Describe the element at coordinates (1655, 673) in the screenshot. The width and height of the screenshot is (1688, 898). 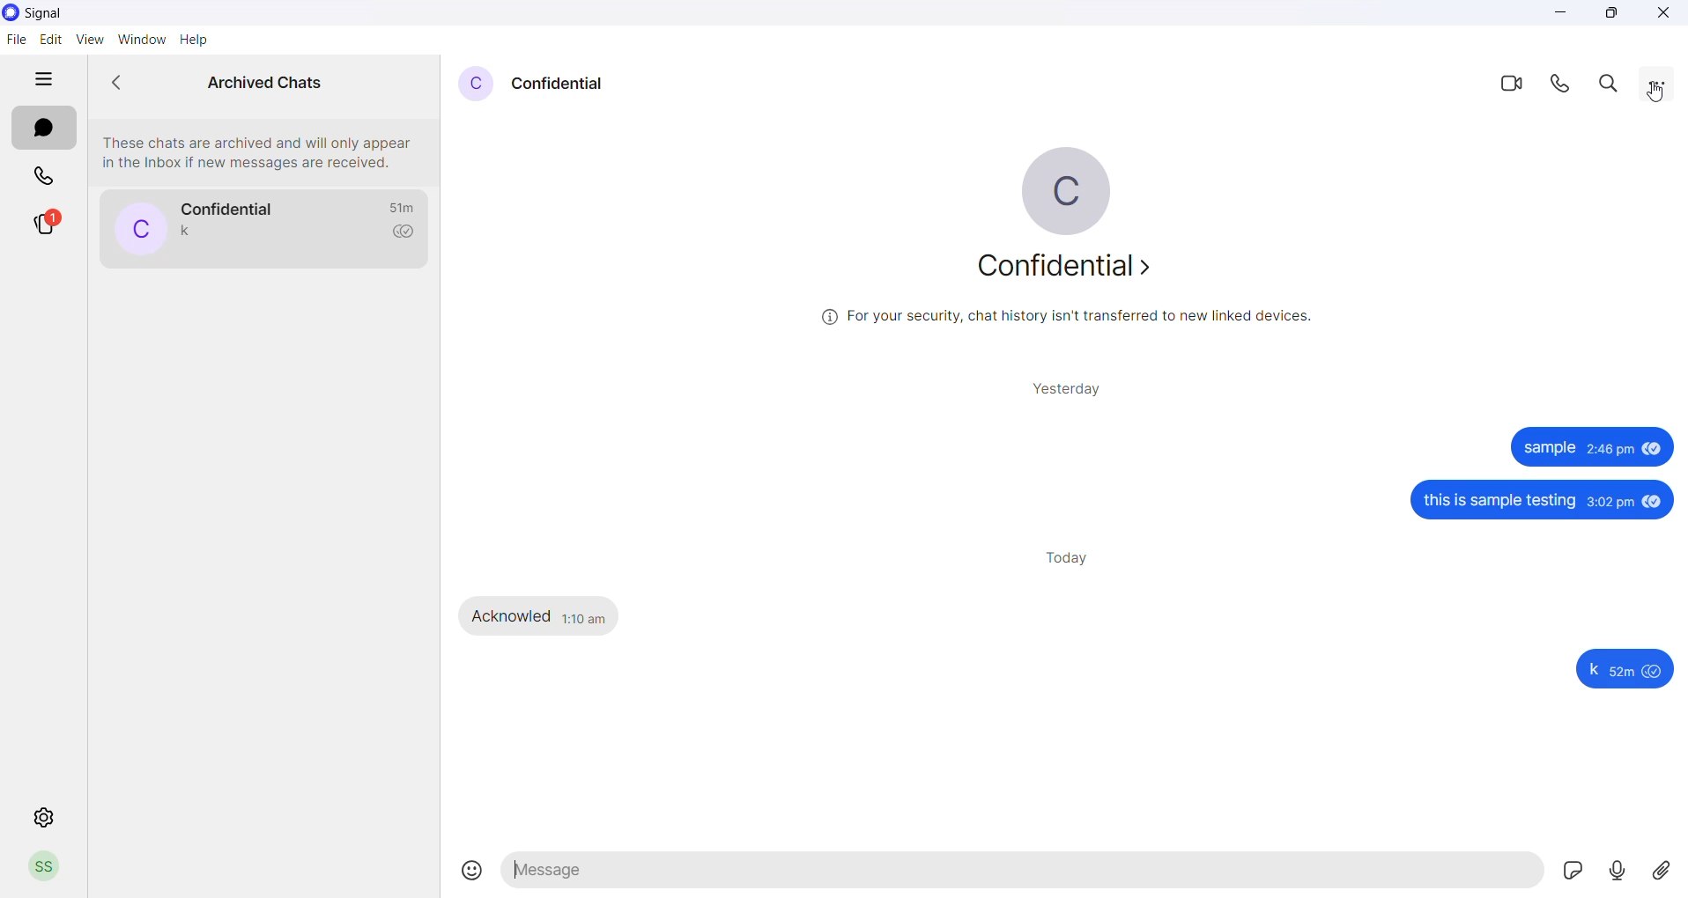
I see `seen` at that location.